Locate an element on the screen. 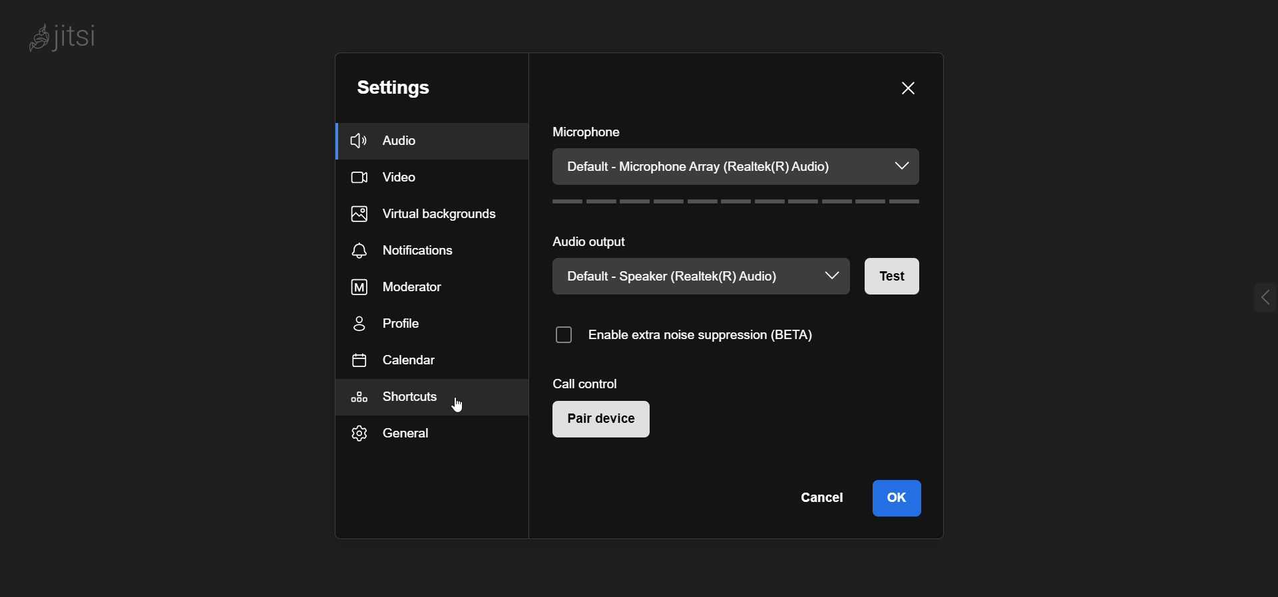 This screenshot has width=1278, height=597. drop down is located at coordinates (833, 273).